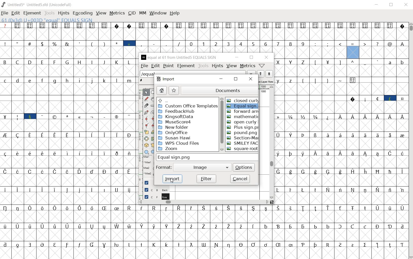  What do you see at coordinates (163, 167) in the screenshot?
I see `format` at bounding box center [163, 167].